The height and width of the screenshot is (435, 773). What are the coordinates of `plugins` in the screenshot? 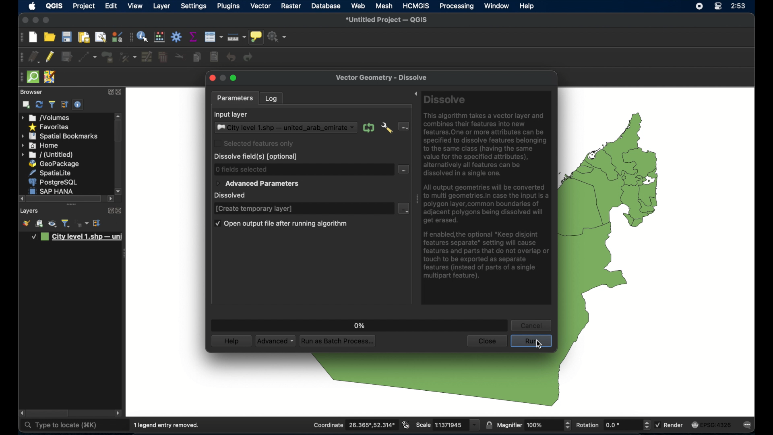 It's located at (228, 6).